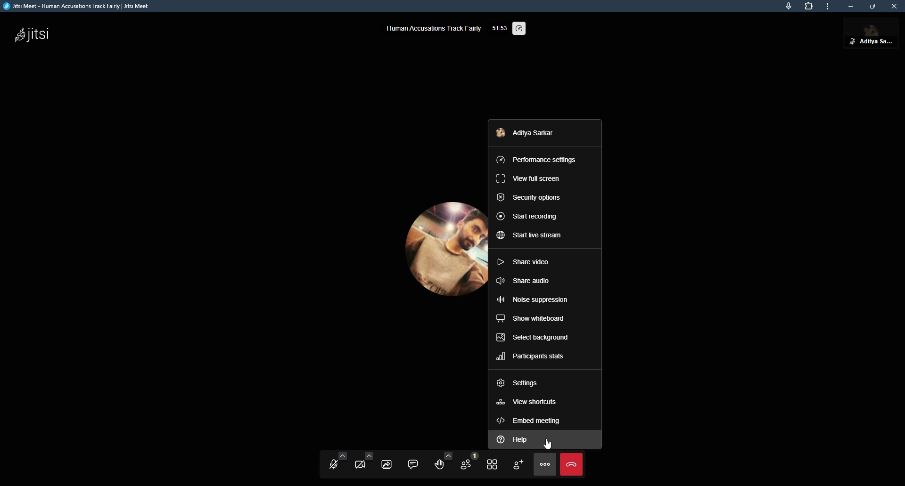  What do you see at coordinates (499, 28) in the screenshot?
I see `elapsed time` at bounding box center [499, 28].